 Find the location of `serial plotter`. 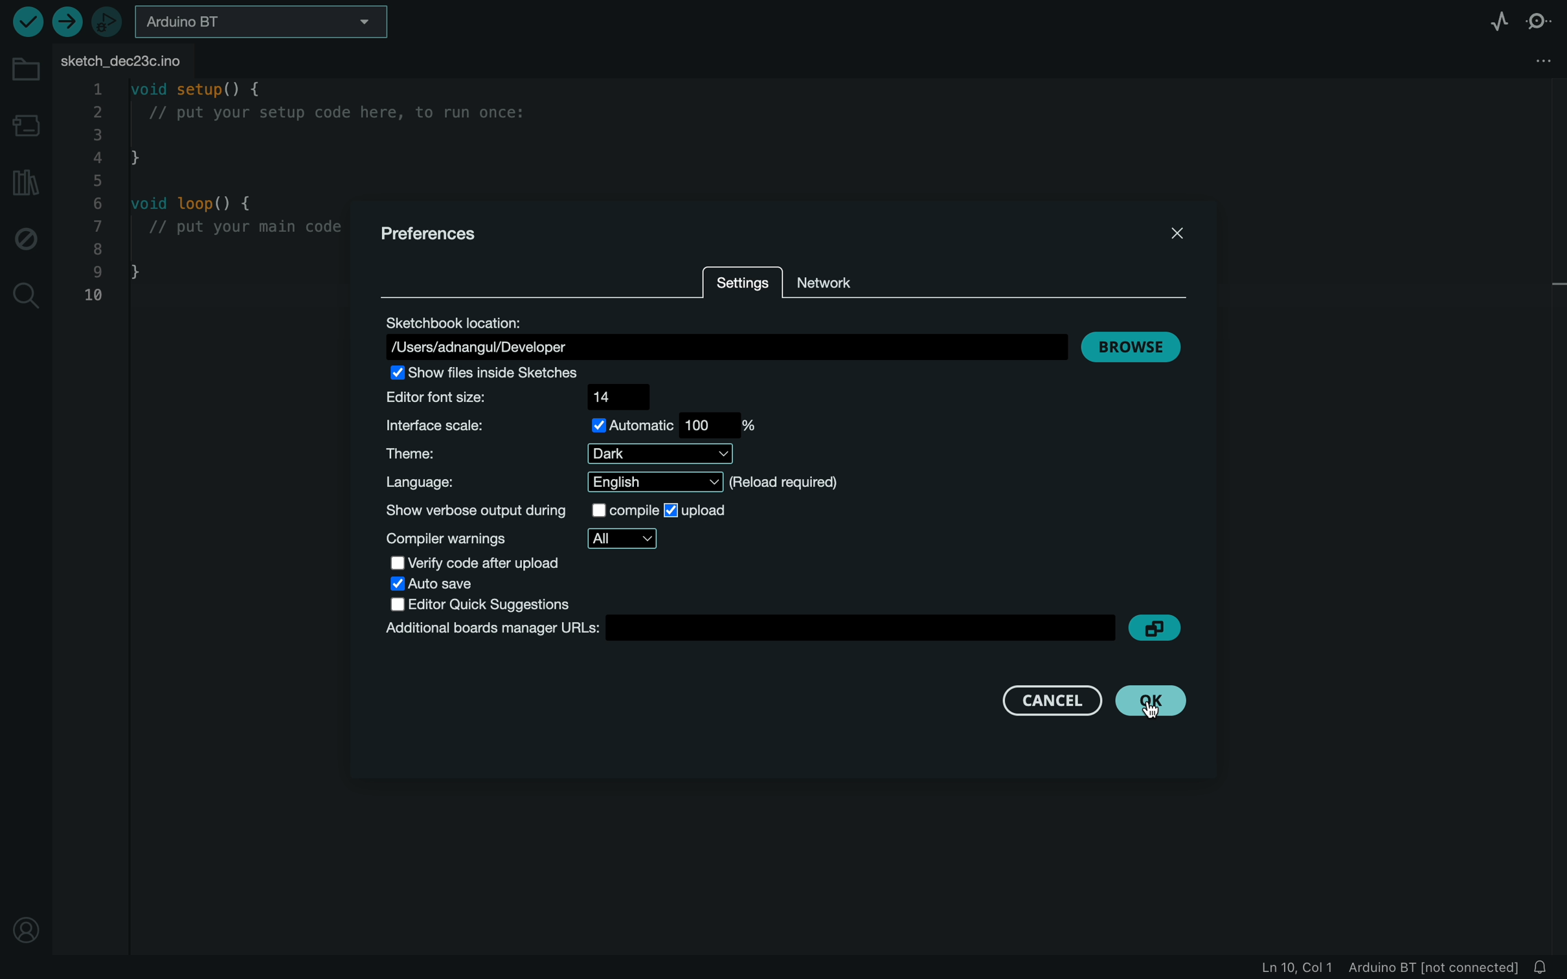

serial plotter is located at coordinates (1488, 19).